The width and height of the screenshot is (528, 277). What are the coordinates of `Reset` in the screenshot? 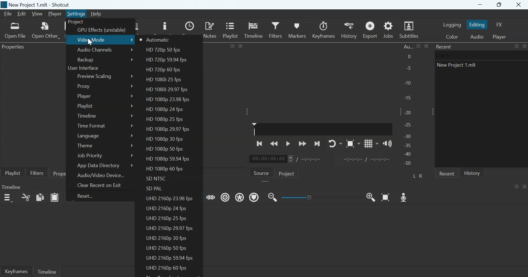 It's located at (87, 196).